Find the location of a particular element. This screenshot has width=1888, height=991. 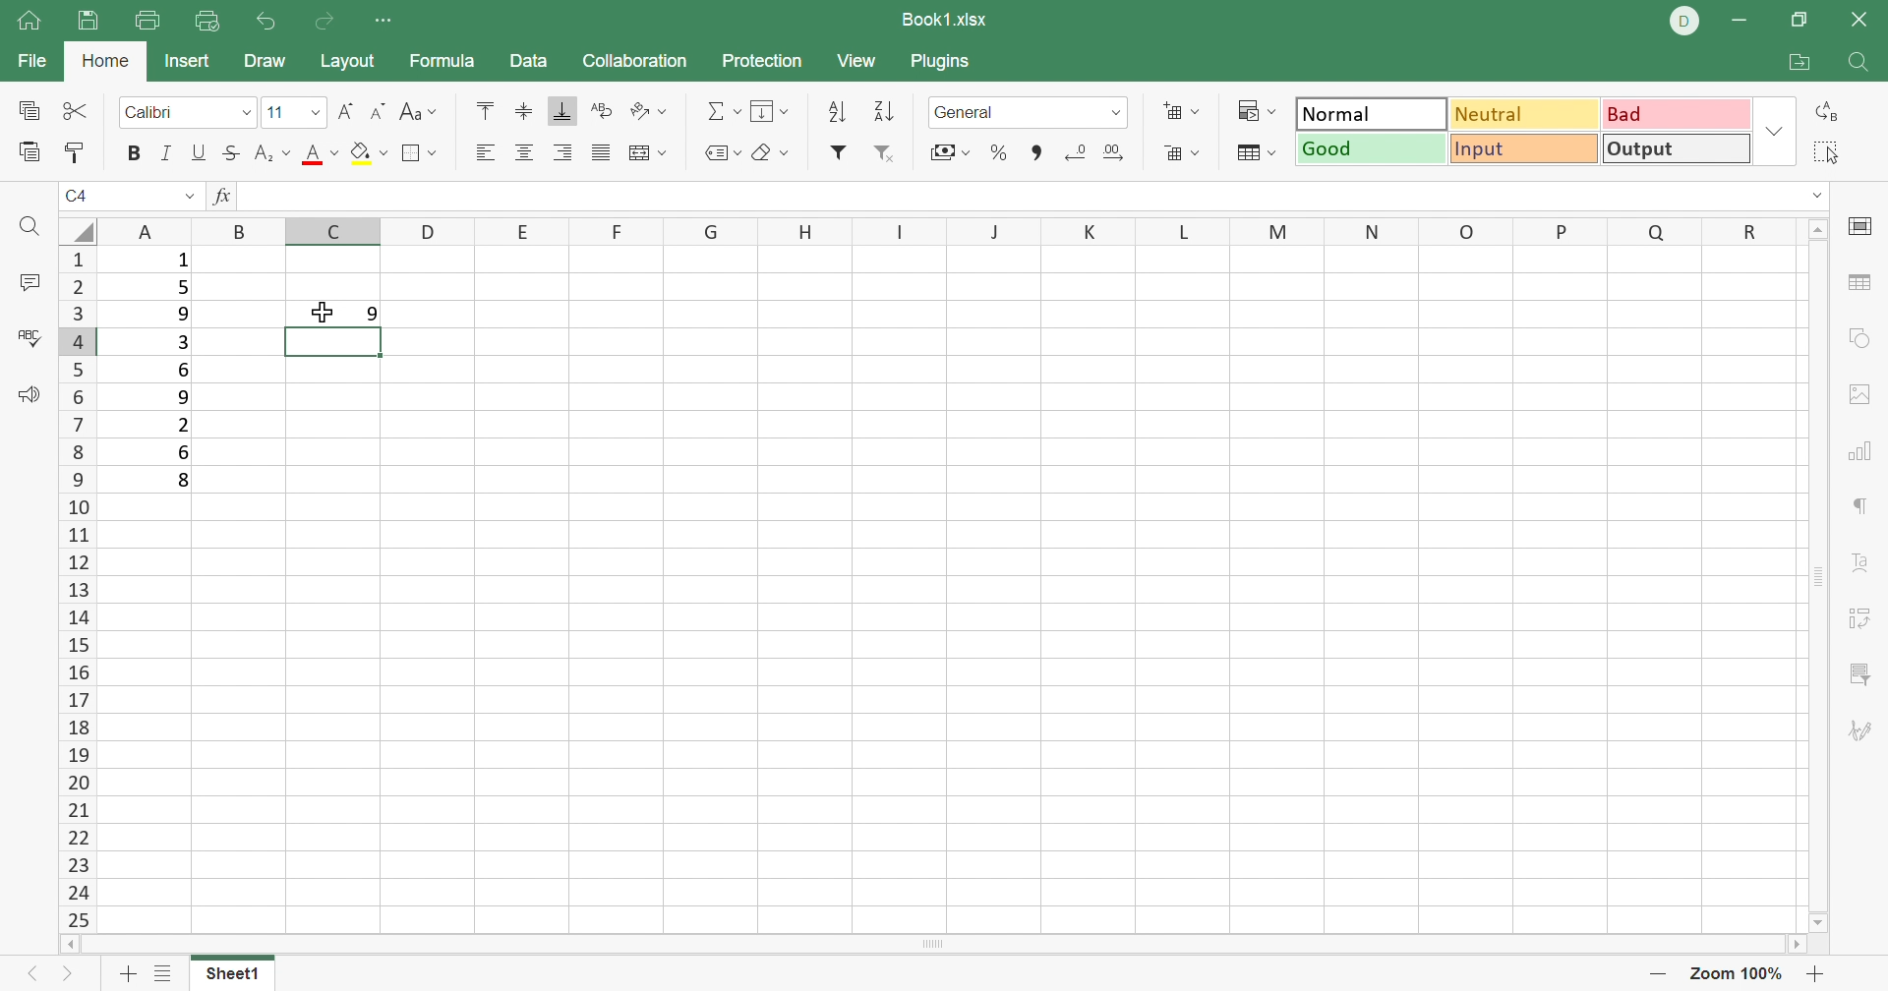

Drop Down is located at coordinates (1775, 132).